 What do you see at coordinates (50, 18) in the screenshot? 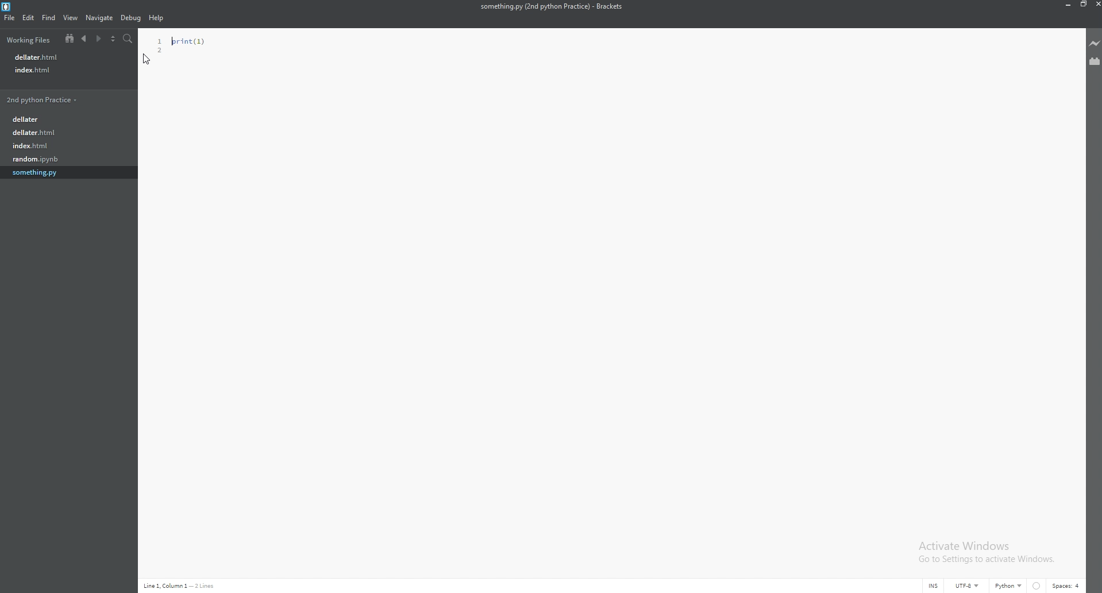
I see `find` at bounding box center [50, 18].